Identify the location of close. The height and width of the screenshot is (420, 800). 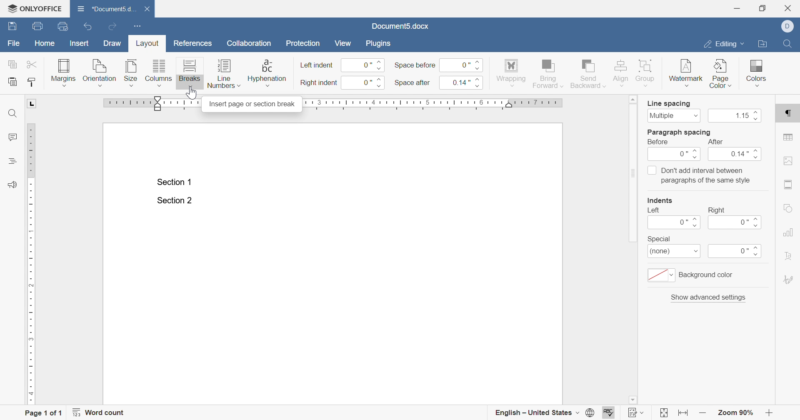
(790, 8).